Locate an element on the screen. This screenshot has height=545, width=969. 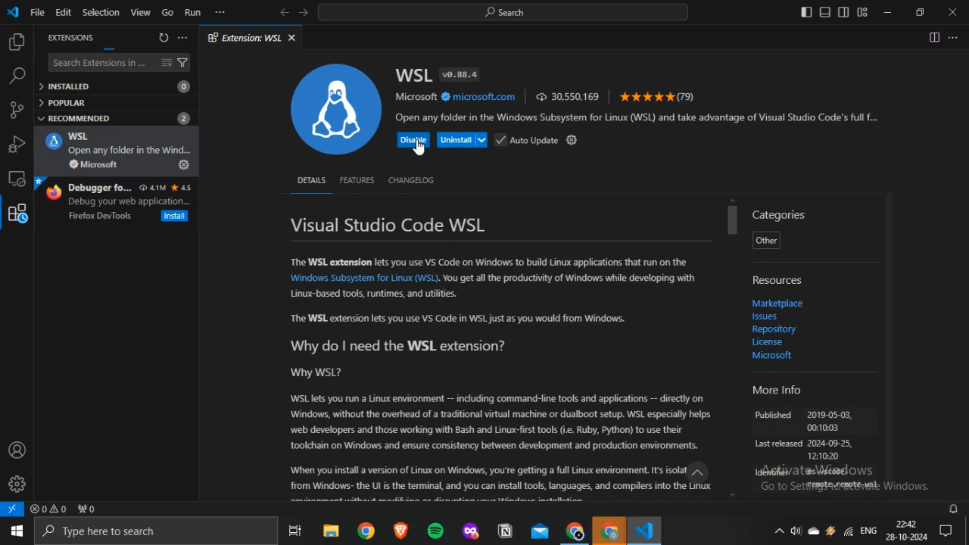
Auto Update is located at coordinates (528, 139).